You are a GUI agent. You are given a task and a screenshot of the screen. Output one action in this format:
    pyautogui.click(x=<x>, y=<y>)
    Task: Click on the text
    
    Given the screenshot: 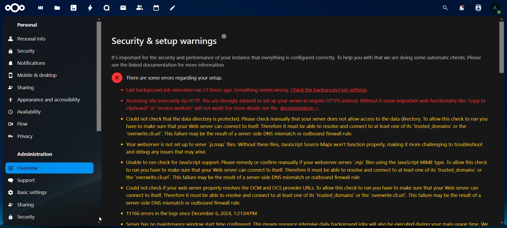 What is the action you would take?
    pyautogui.click(x=300, y=130)
    